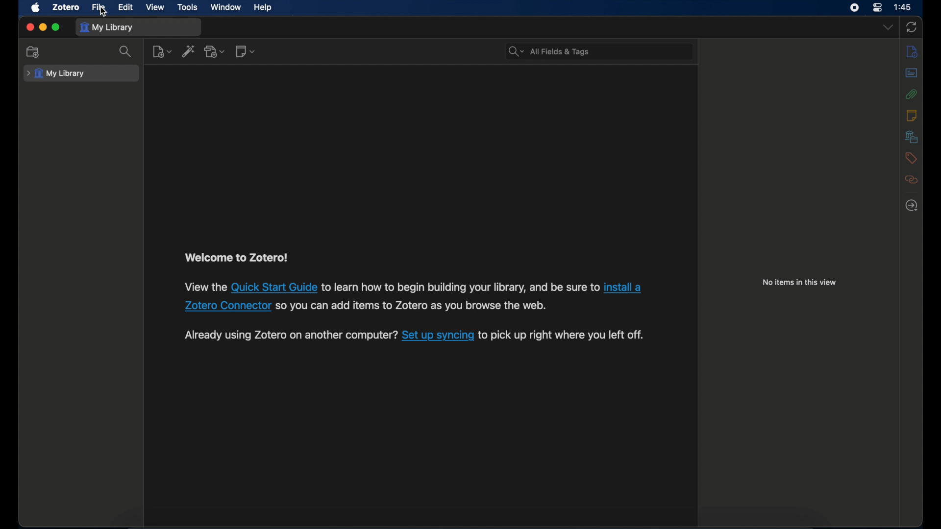 This screenshot has height=529, width=941. I want to click on edit, so click(126, 8).